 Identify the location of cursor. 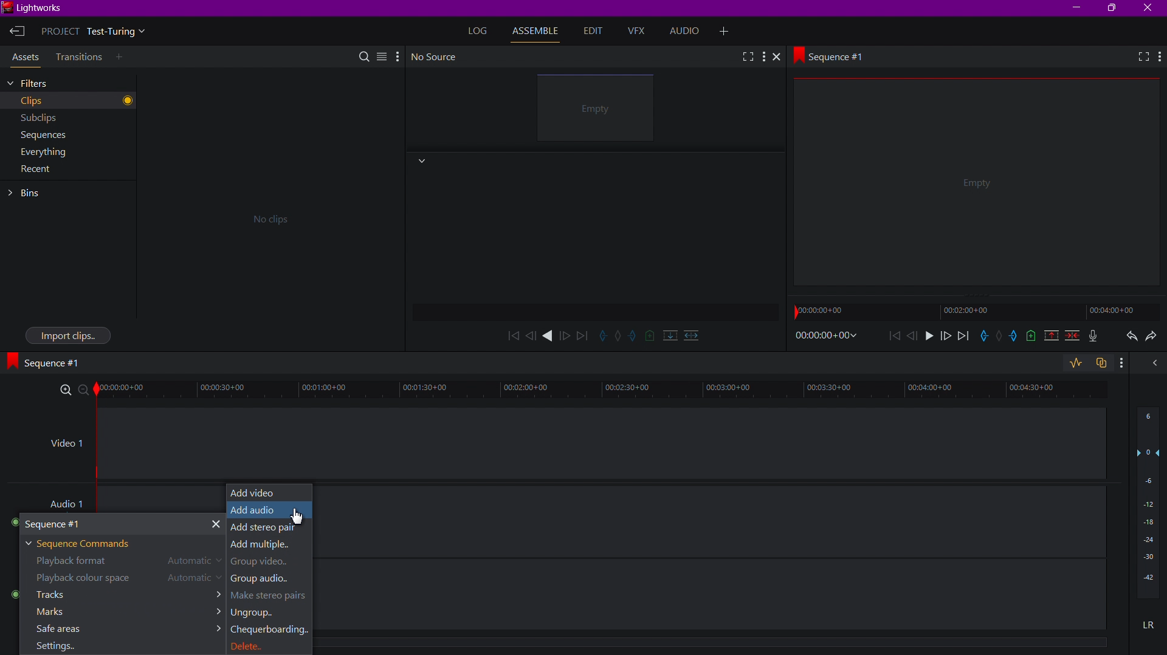
(297, 516).